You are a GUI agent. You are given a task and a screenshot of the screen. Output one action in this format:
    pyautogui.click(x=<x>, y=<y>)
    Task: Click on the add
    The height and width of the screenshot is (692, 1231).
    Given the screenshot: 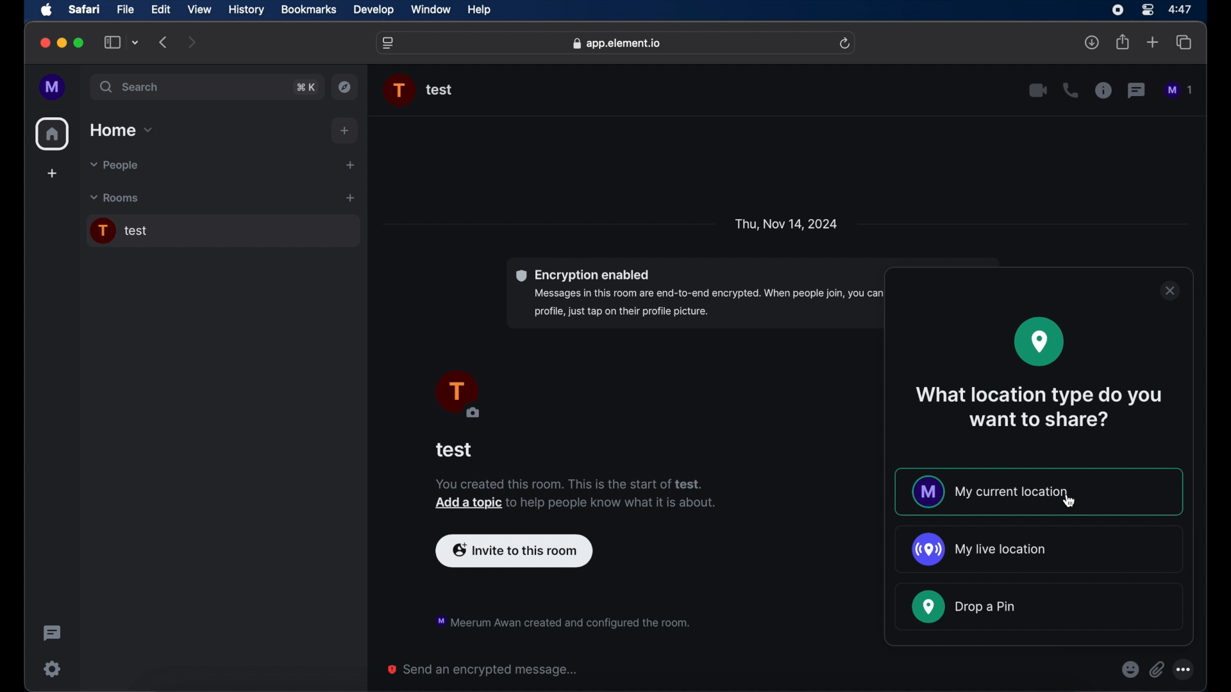 What is the action you would take?
    pyautogui.click(x=346, y=131)
    